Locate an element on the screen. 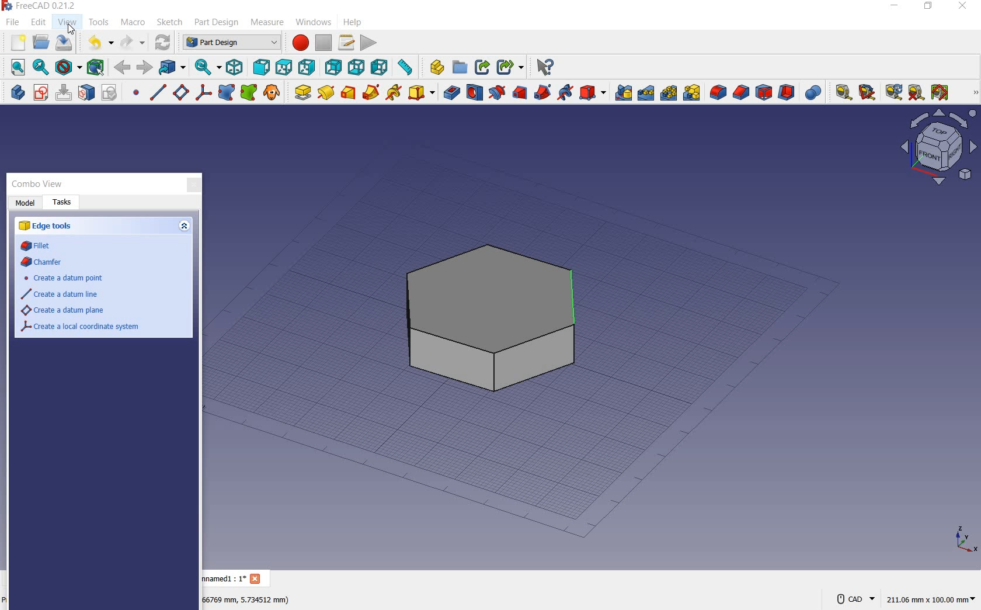  subtractive helix is located at coordinates (565, 93).